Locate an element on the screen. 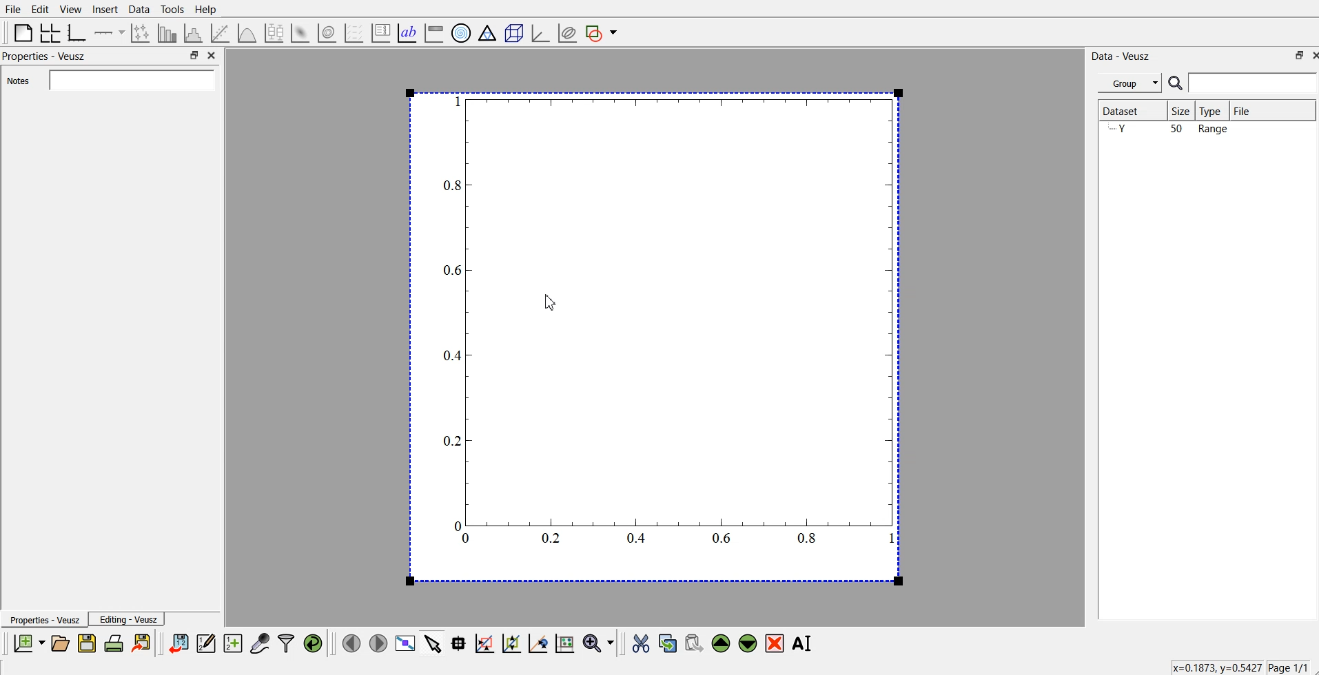 The width and height of the screenshot is (1319, 675). base graphs is located at coordinates (79, 31).